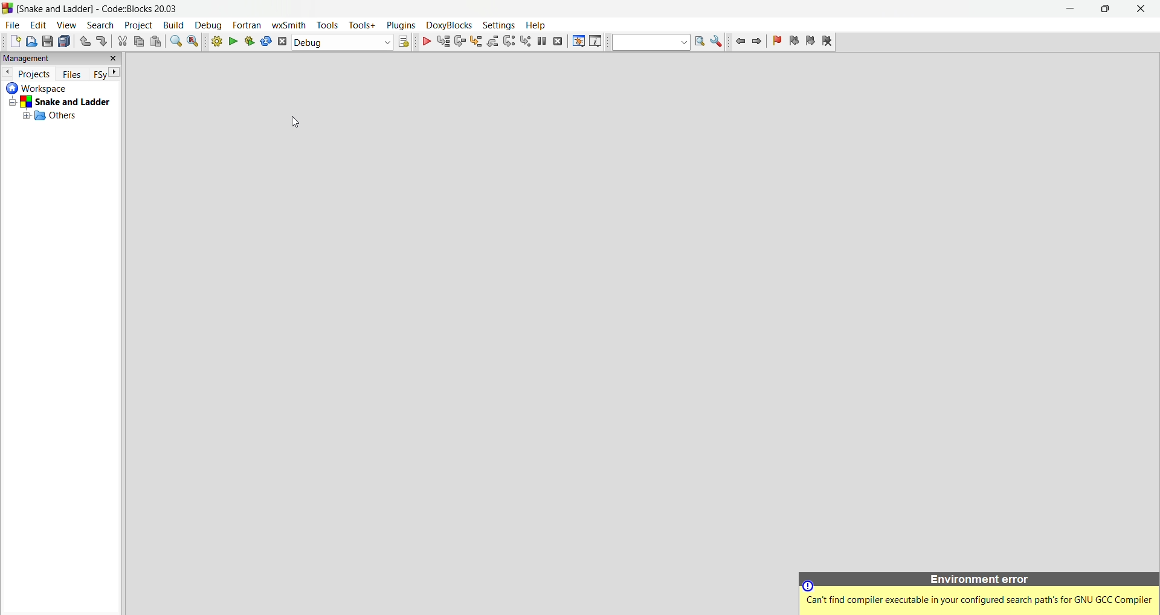  Describe the element at coordinates (64, 42) in the screenshot. I see `save everything` at that location.